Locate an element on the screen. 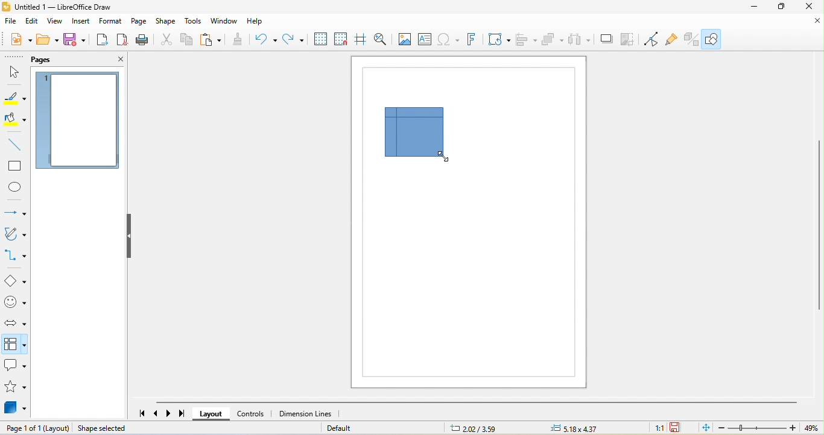  minimize is located at coordinates (751, 8).